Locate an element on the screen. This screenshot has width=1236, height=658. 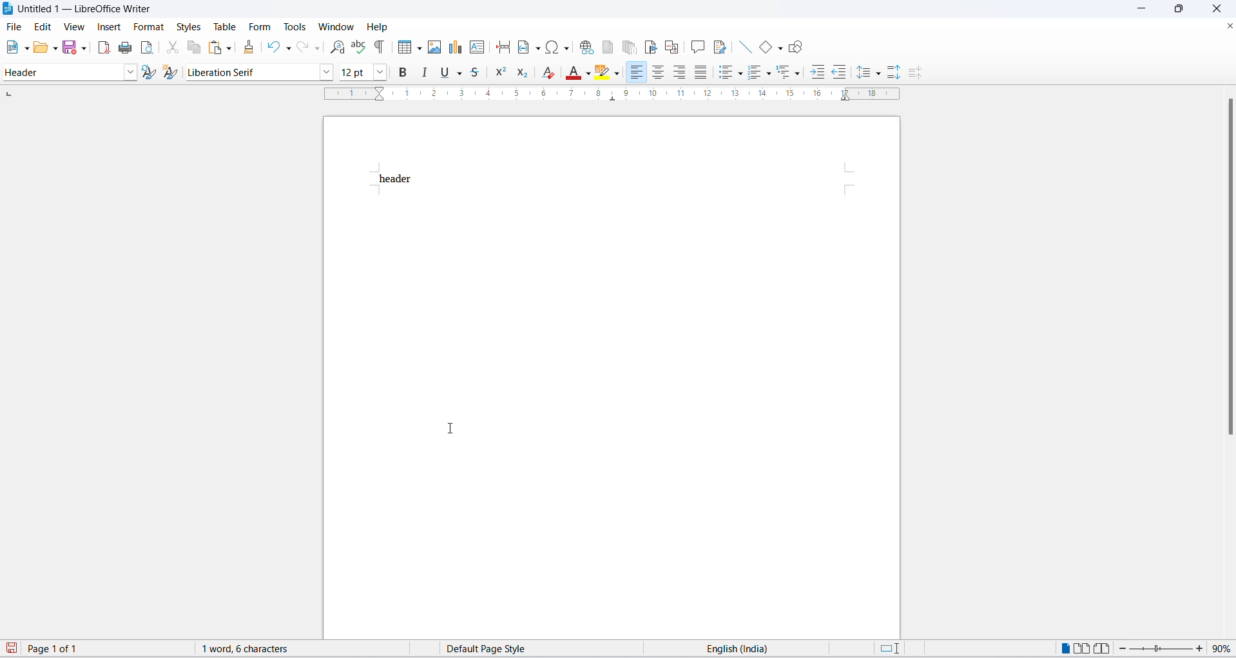
spellings is located at coordinates (360, 48).